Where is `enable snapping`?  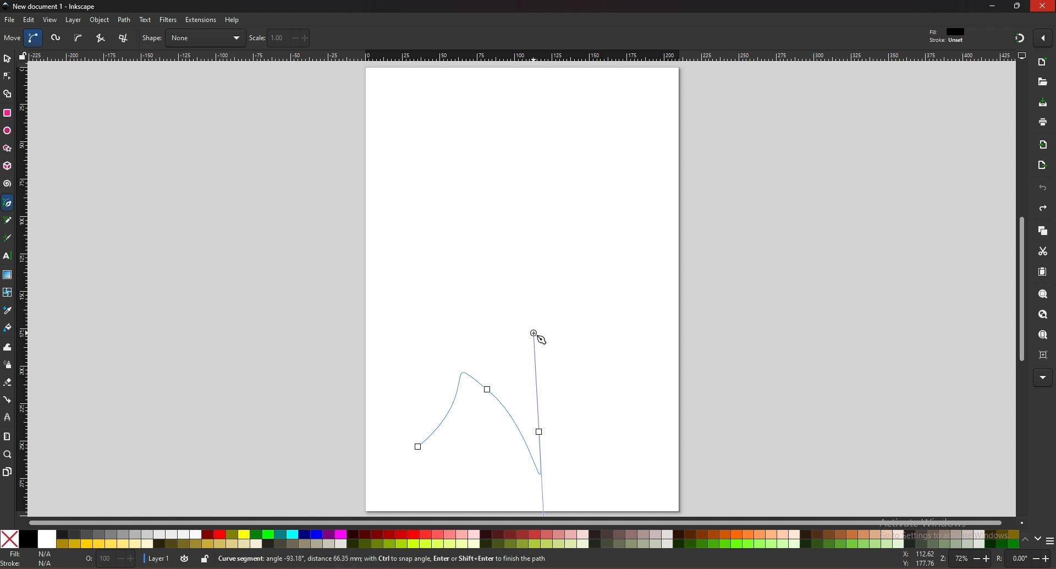 enable snapping is located at coordinates (1043, 37).